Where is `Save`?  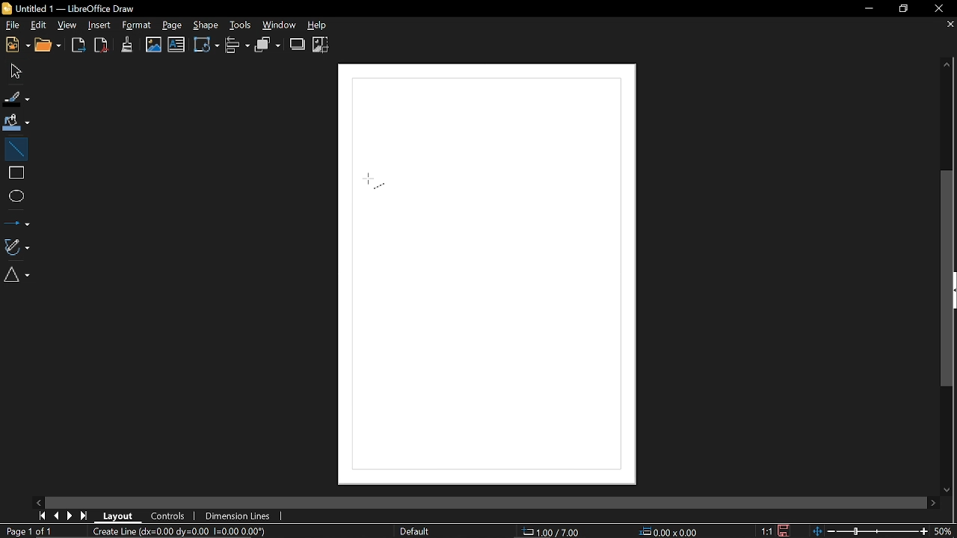 Save is located at coordinates (784, 531).